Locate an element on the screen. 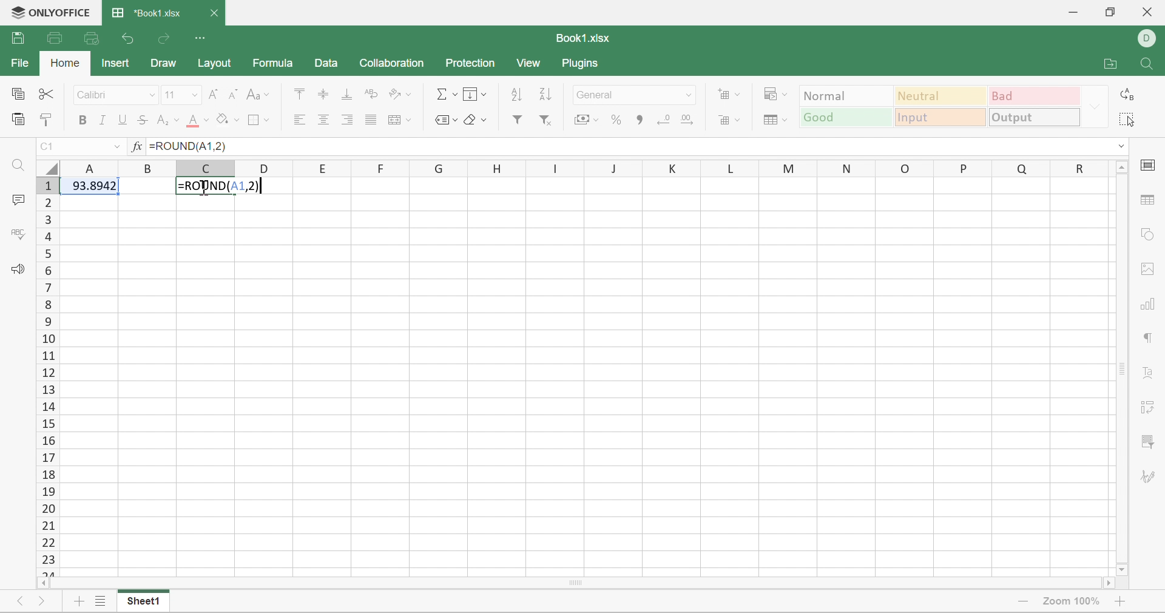 This screenshot has width=1165, height=613. =ROUND(A1,2) is located at coordinates (193, 146).